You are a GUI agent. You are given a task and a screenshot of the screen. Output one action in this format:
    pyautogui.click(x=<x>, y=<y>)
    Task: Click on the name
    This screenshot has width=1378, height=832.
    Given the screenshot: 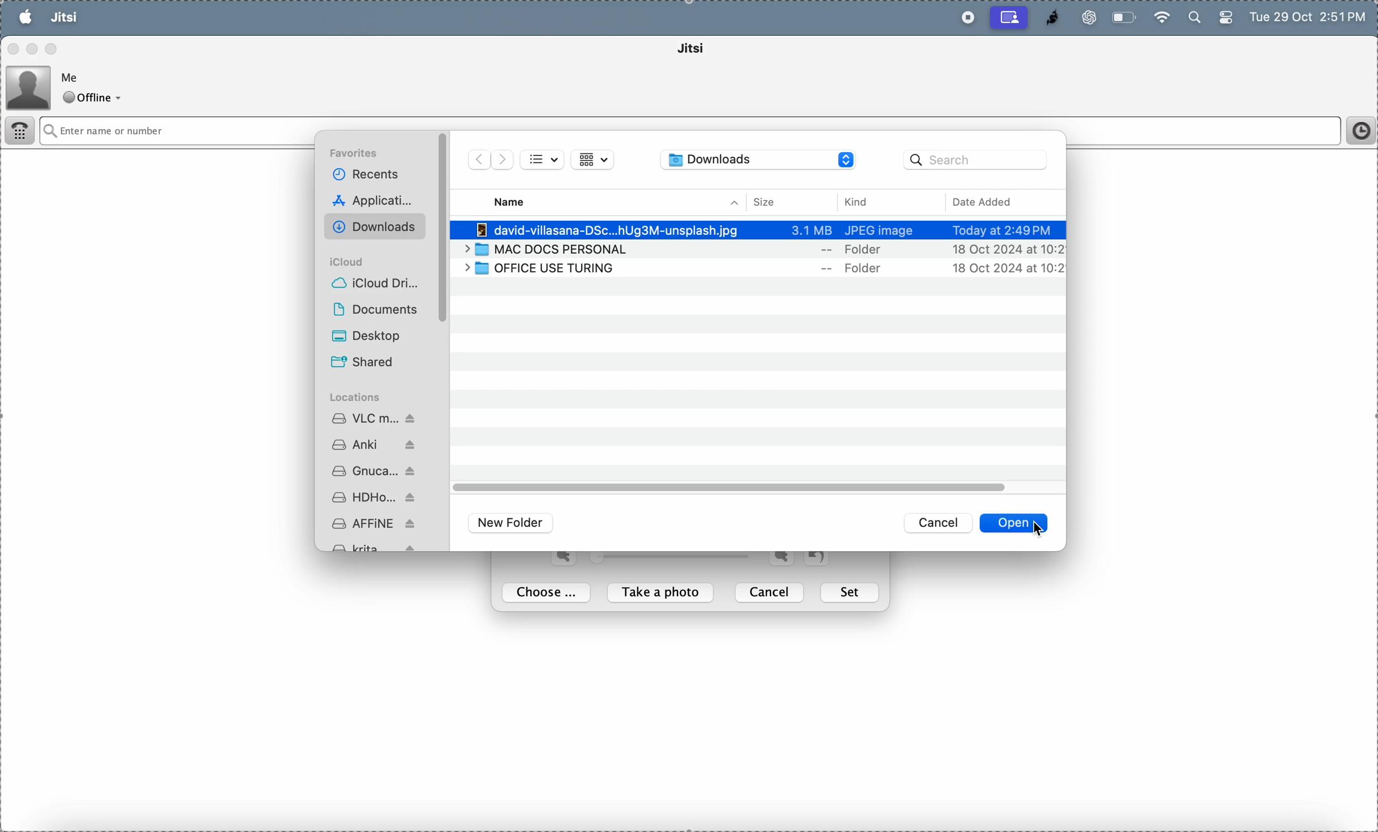 What is the action you would take?
    pyautogui.click(x=518, y=201)
    